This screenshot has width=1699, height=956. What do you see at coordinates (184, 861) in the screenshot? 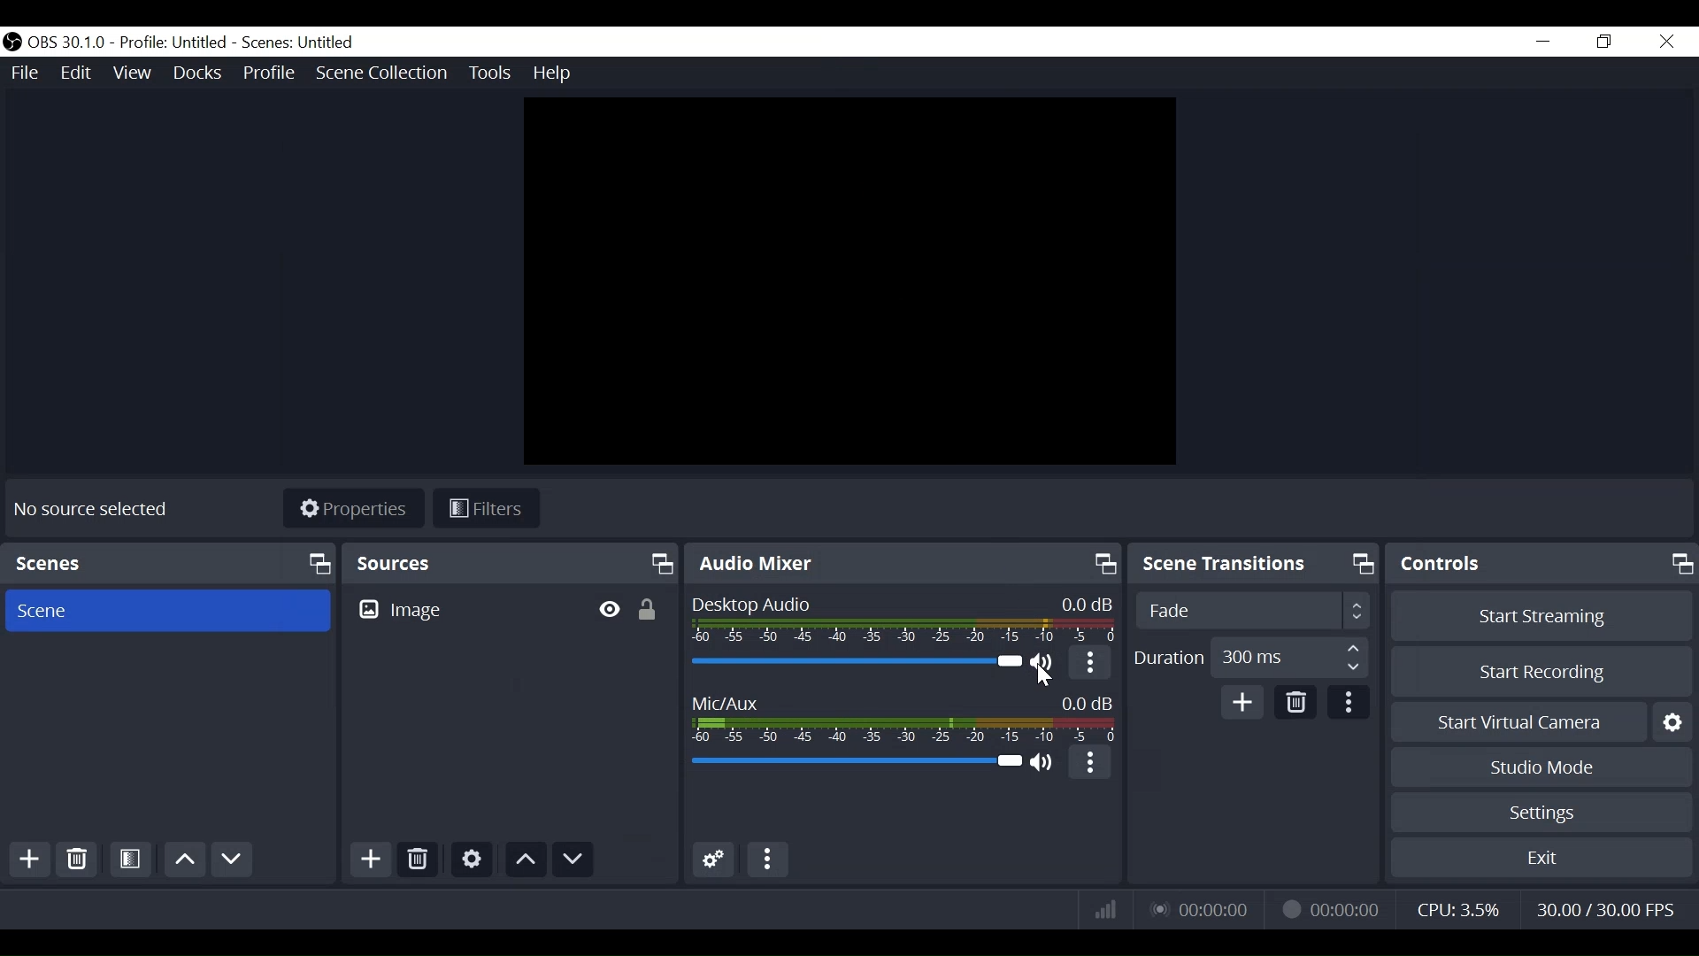
I see `Move Up` at bounding box center [184, 861].